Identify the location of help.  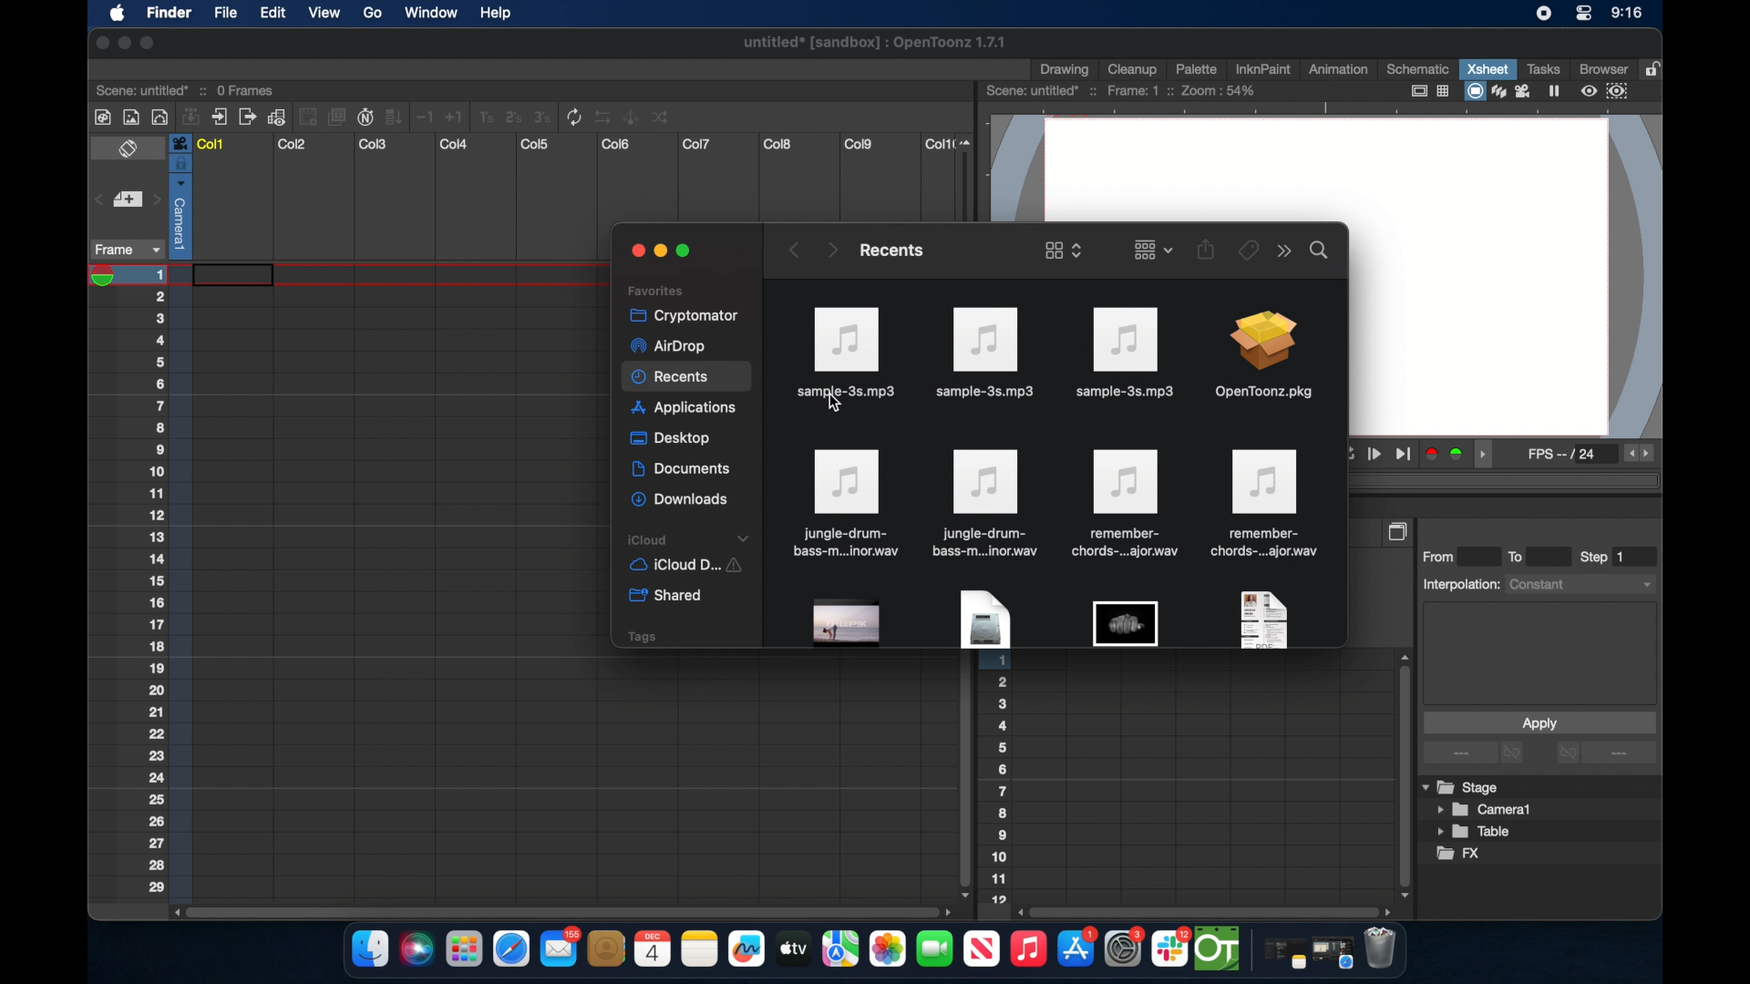
(495, 14).